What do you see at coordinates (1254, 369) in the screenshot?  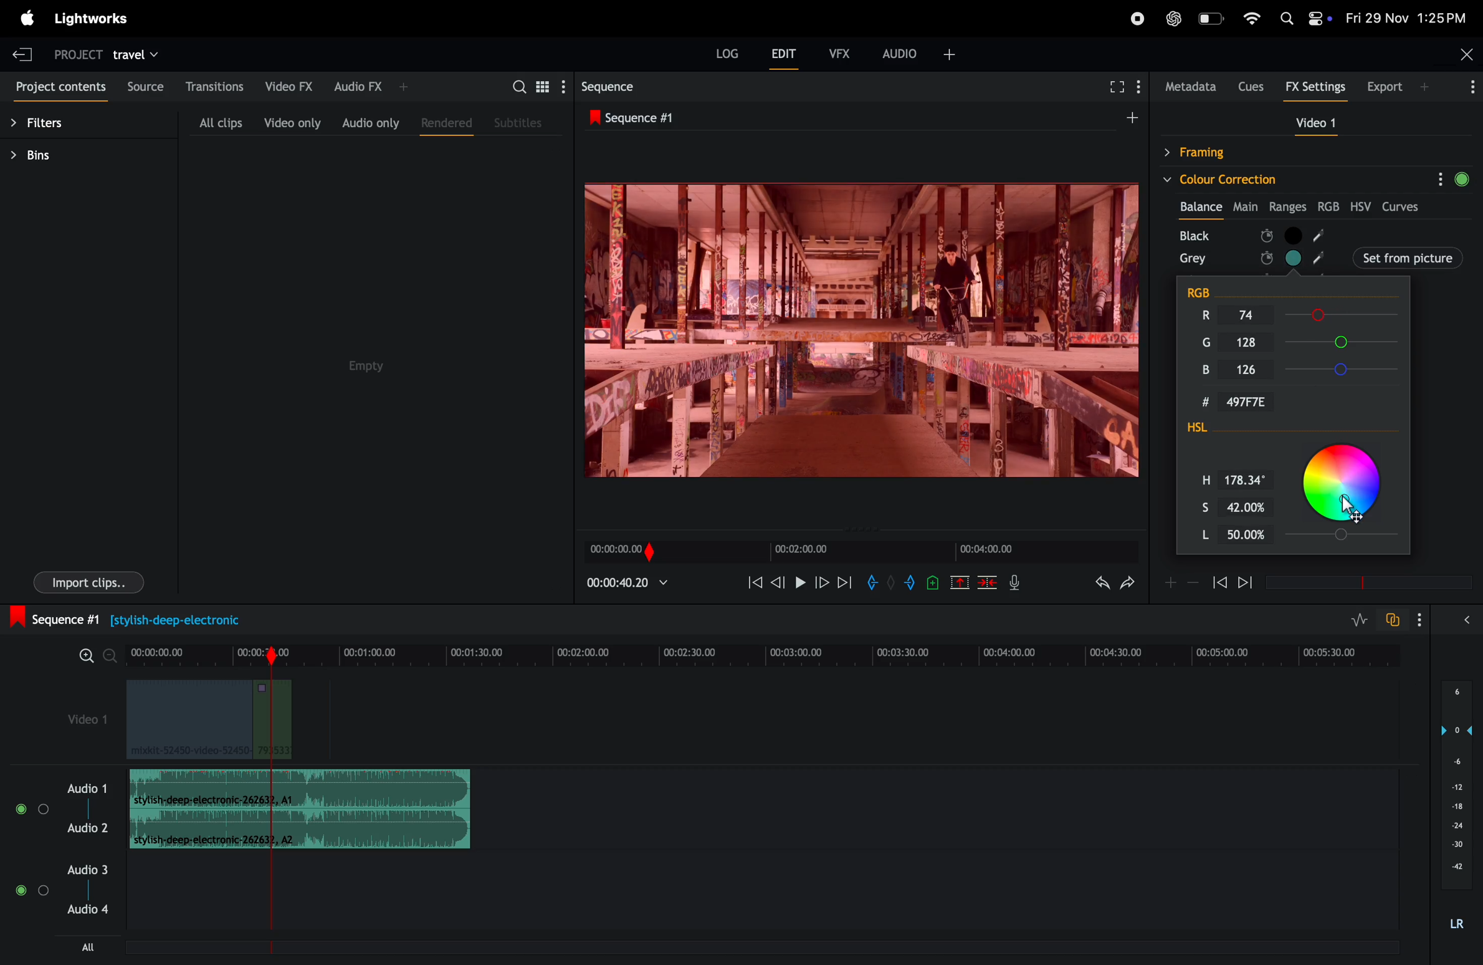 I see `B Input` at bounding box center [1254, 369].